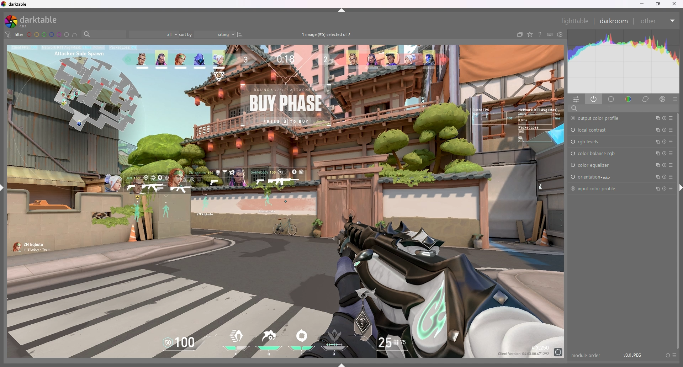 This screenshot has height=367, width=683. I want to click on reset, so click(667, 355).